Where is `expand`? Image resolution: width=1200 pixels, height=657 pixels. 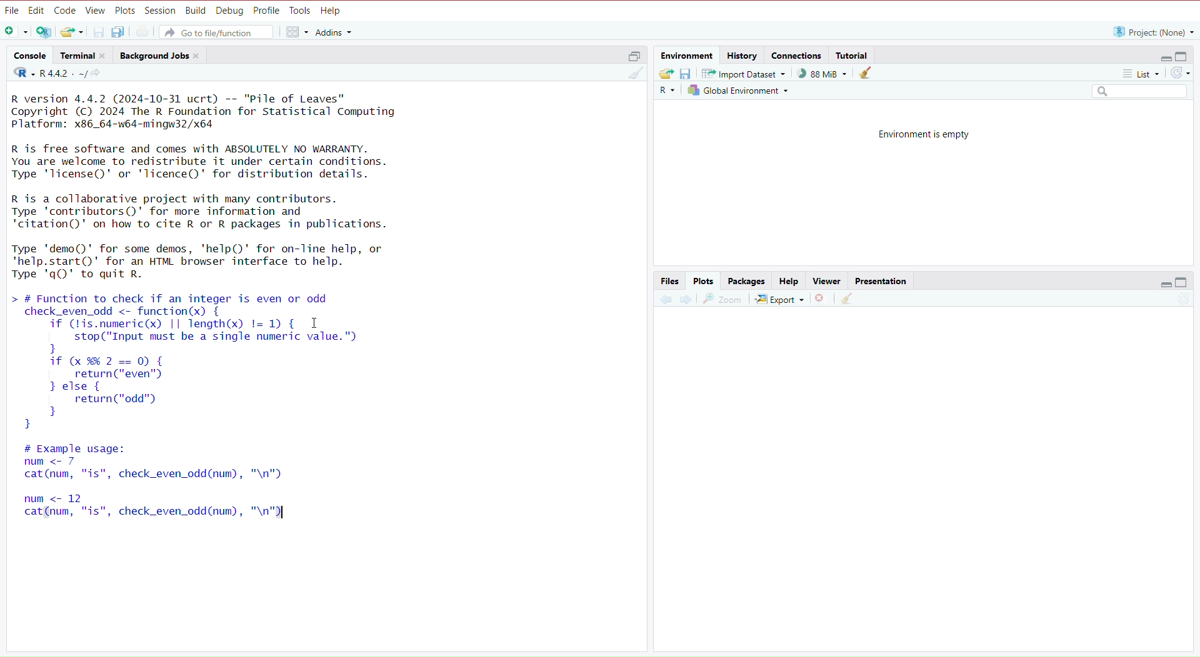 expand is located at coordinates (631, 58).